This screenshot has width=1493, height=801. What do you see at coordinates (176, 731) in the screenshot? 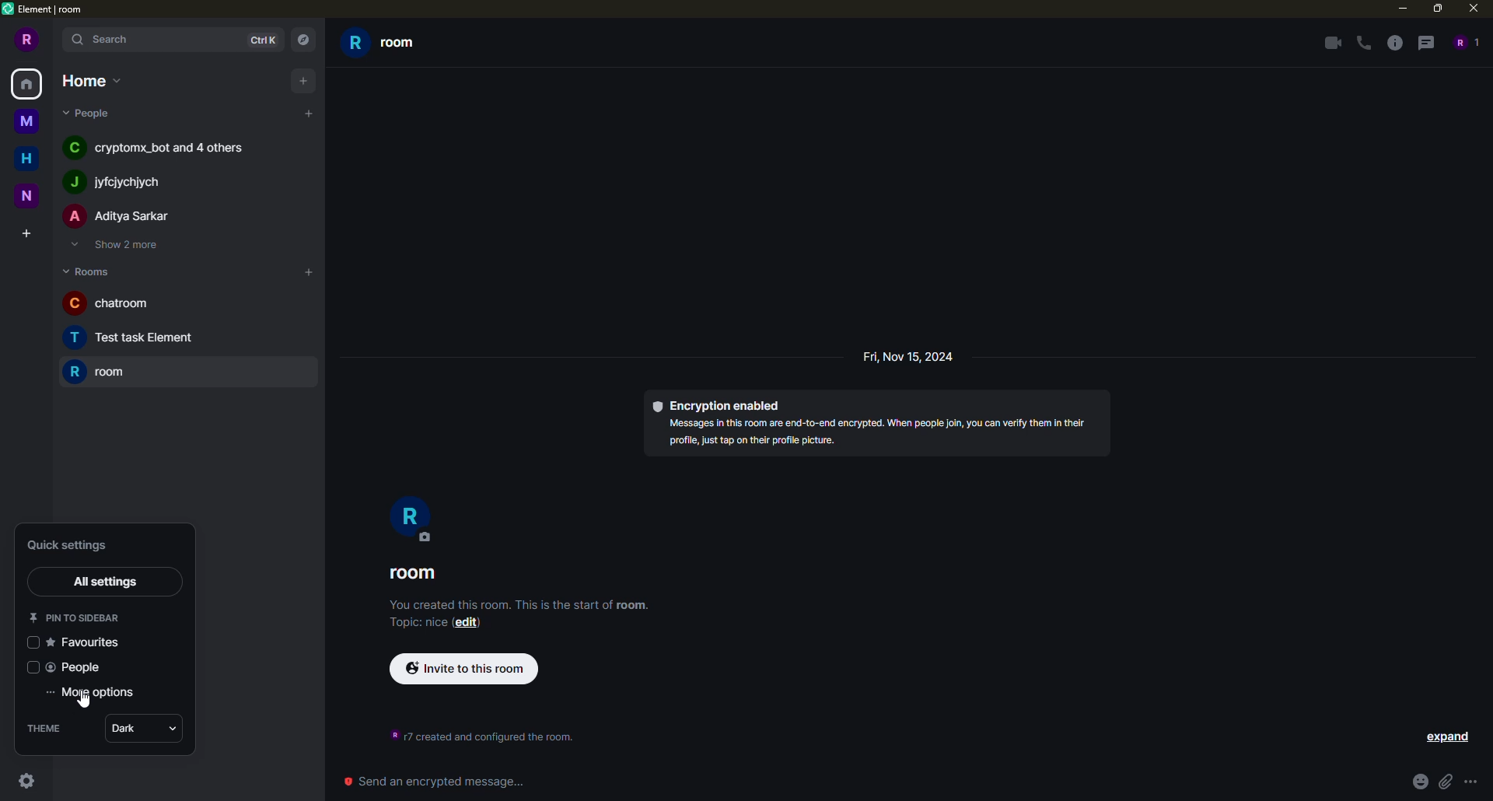
I see `drop down` at bounding box center [176, 731].